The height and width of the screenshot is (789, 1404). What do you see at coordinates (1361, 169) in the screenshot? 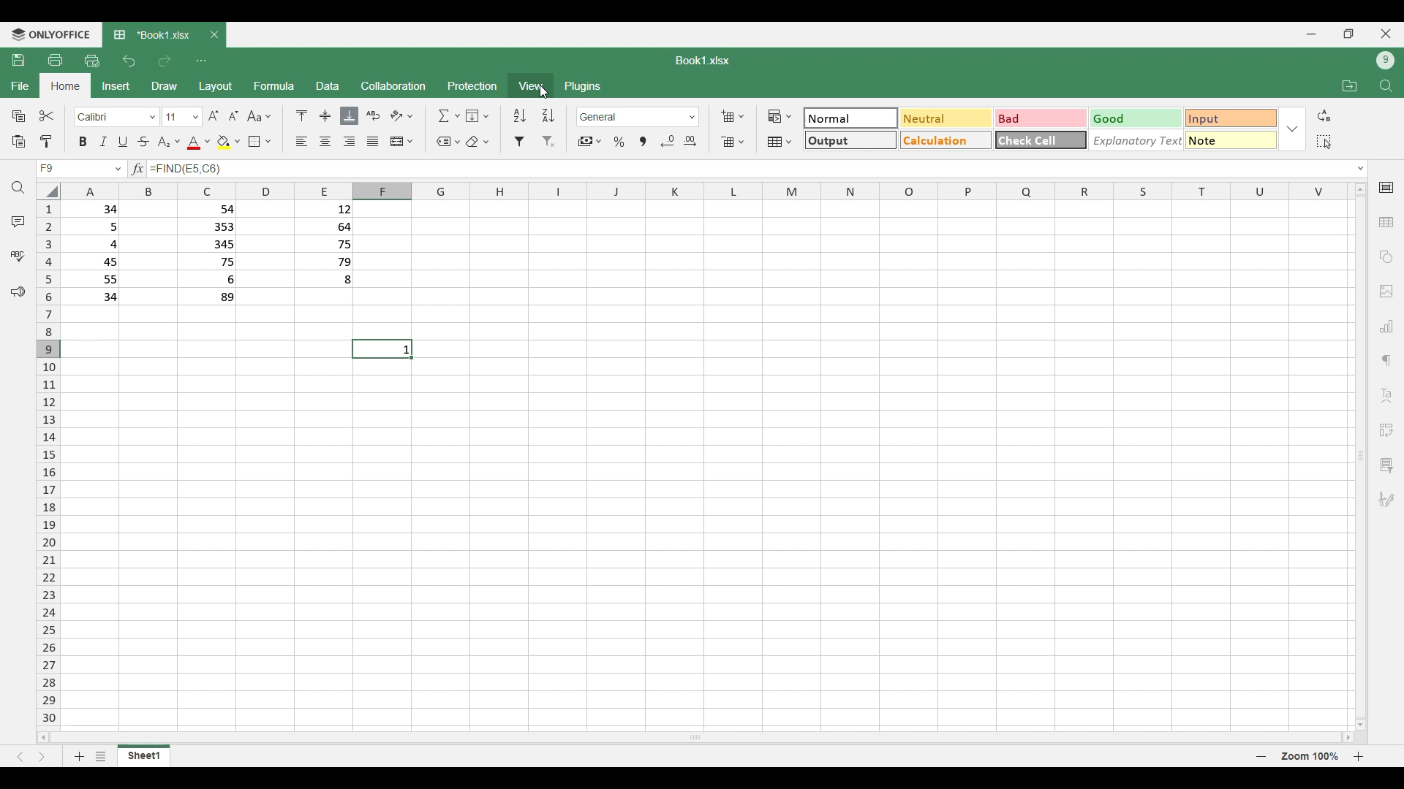
I see `Expand/Collapse` at bounding box center [1361, 169].